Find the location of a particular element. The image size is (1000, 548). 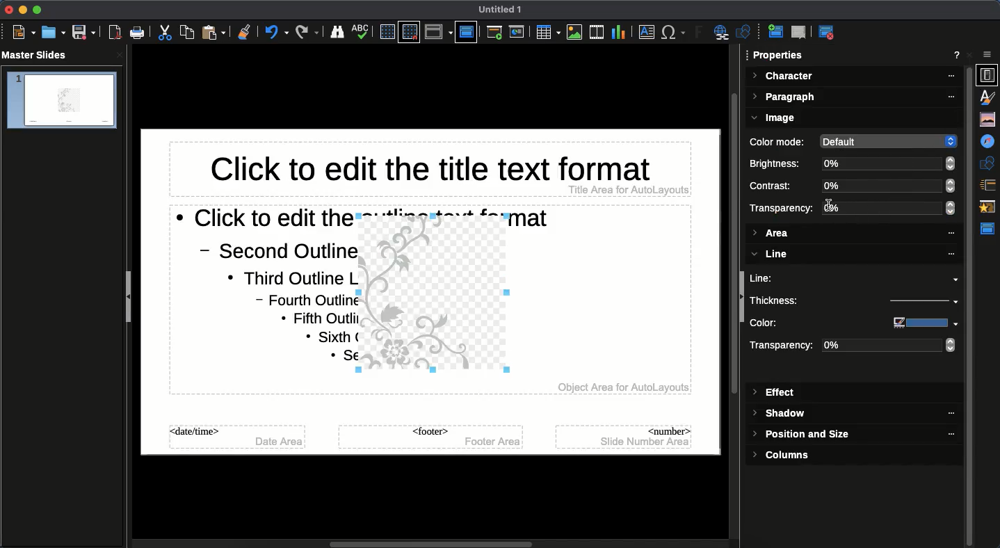

Transparency is located at coordinates (784, 347).